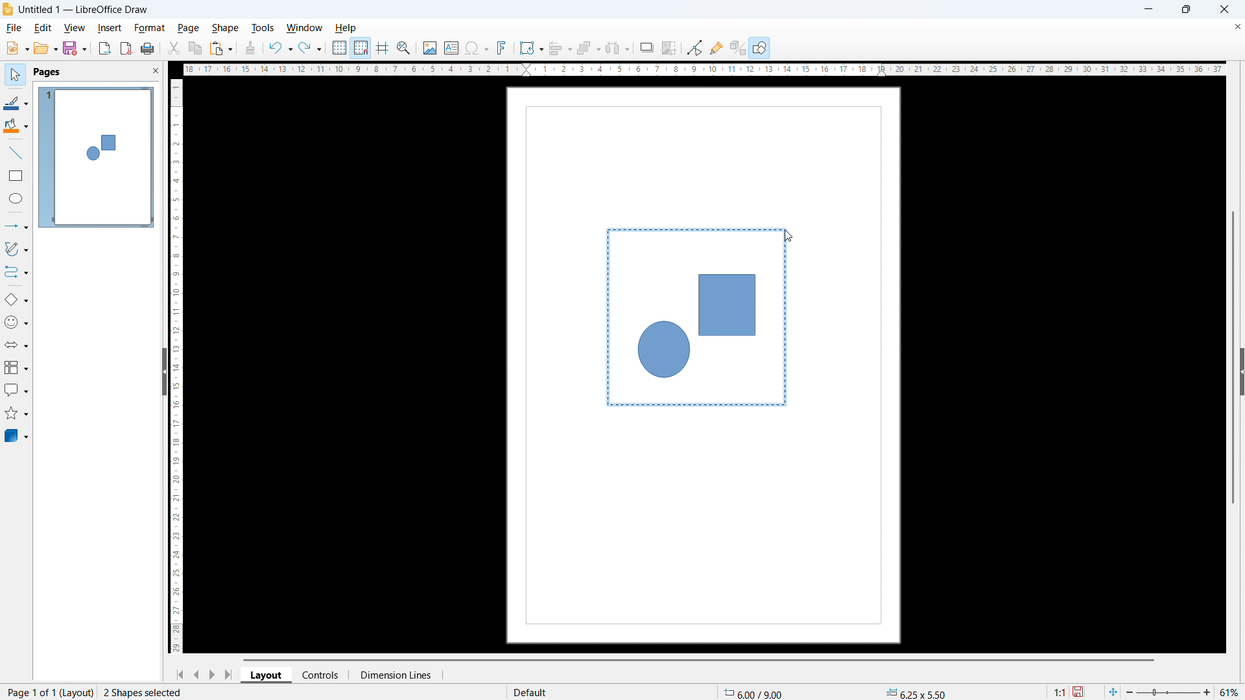 The height and width of the screenshot is (700, 1245). What do you see at coordinates (17, 299) in the screenshot?
I see `basic shapes` at bounding box center [17, 299].